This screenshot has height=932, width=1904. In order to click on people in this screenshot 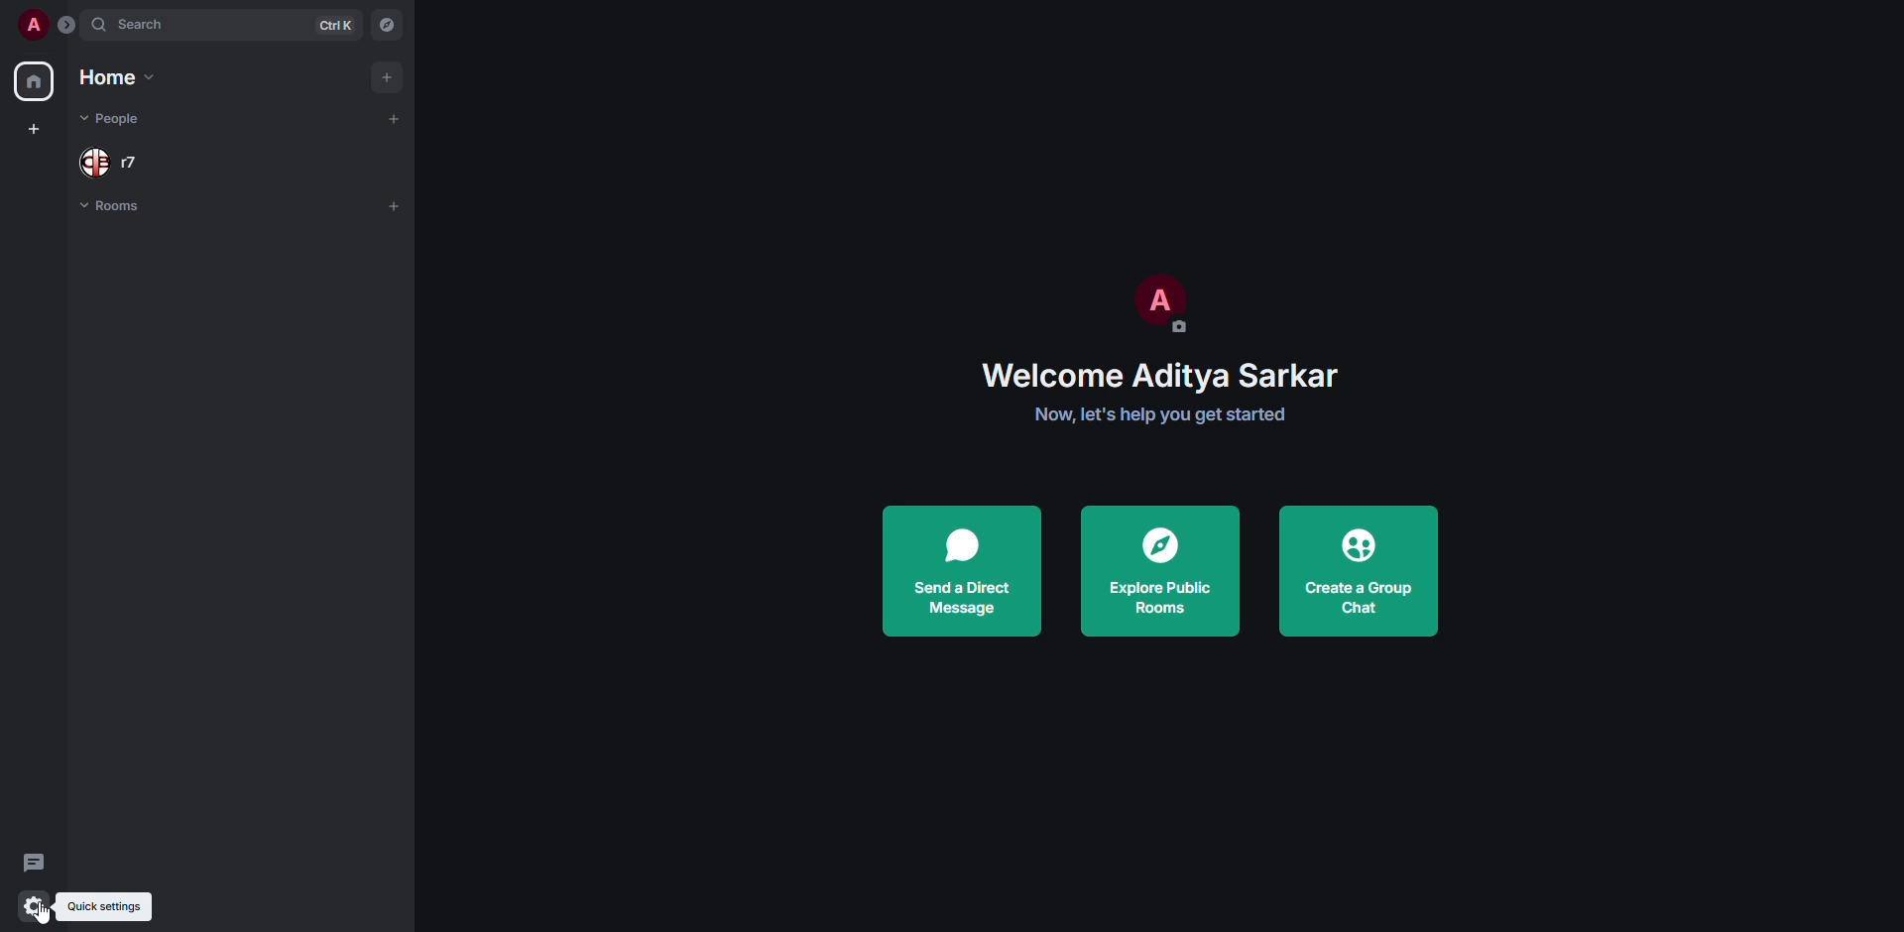, I will do `click(110, 161)`.